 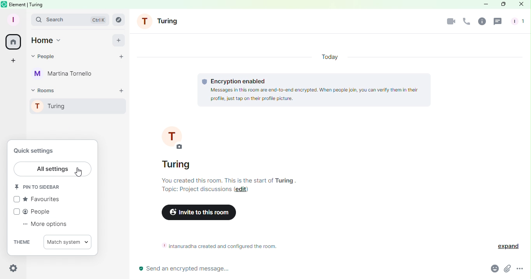 I want to click on element | turing, so click(x=26, y=4).